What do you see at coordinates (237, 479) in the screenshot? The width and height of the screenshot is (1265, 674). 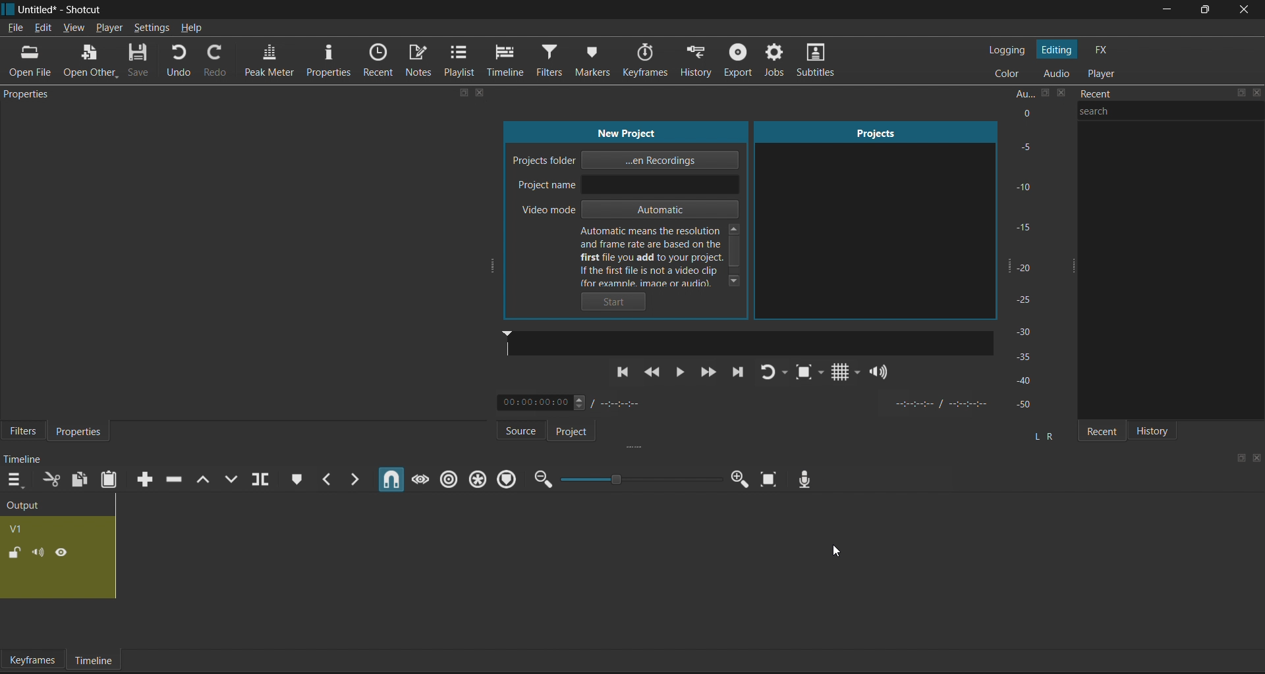 I see `Overwrite` at bounding box center [237, 479].